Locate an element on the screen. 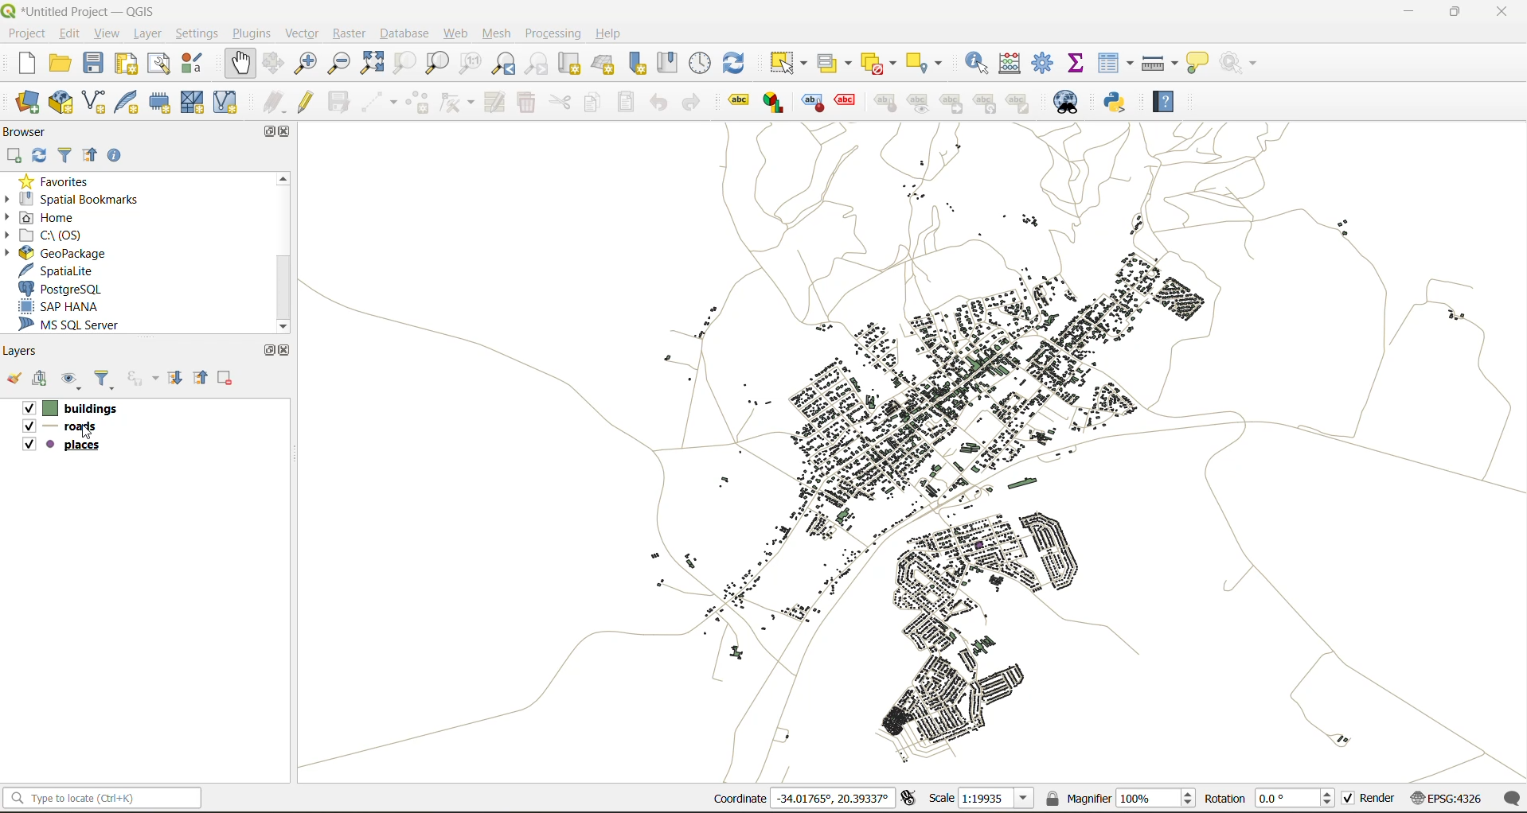  vertex tools is located at coordinates (451, 102).